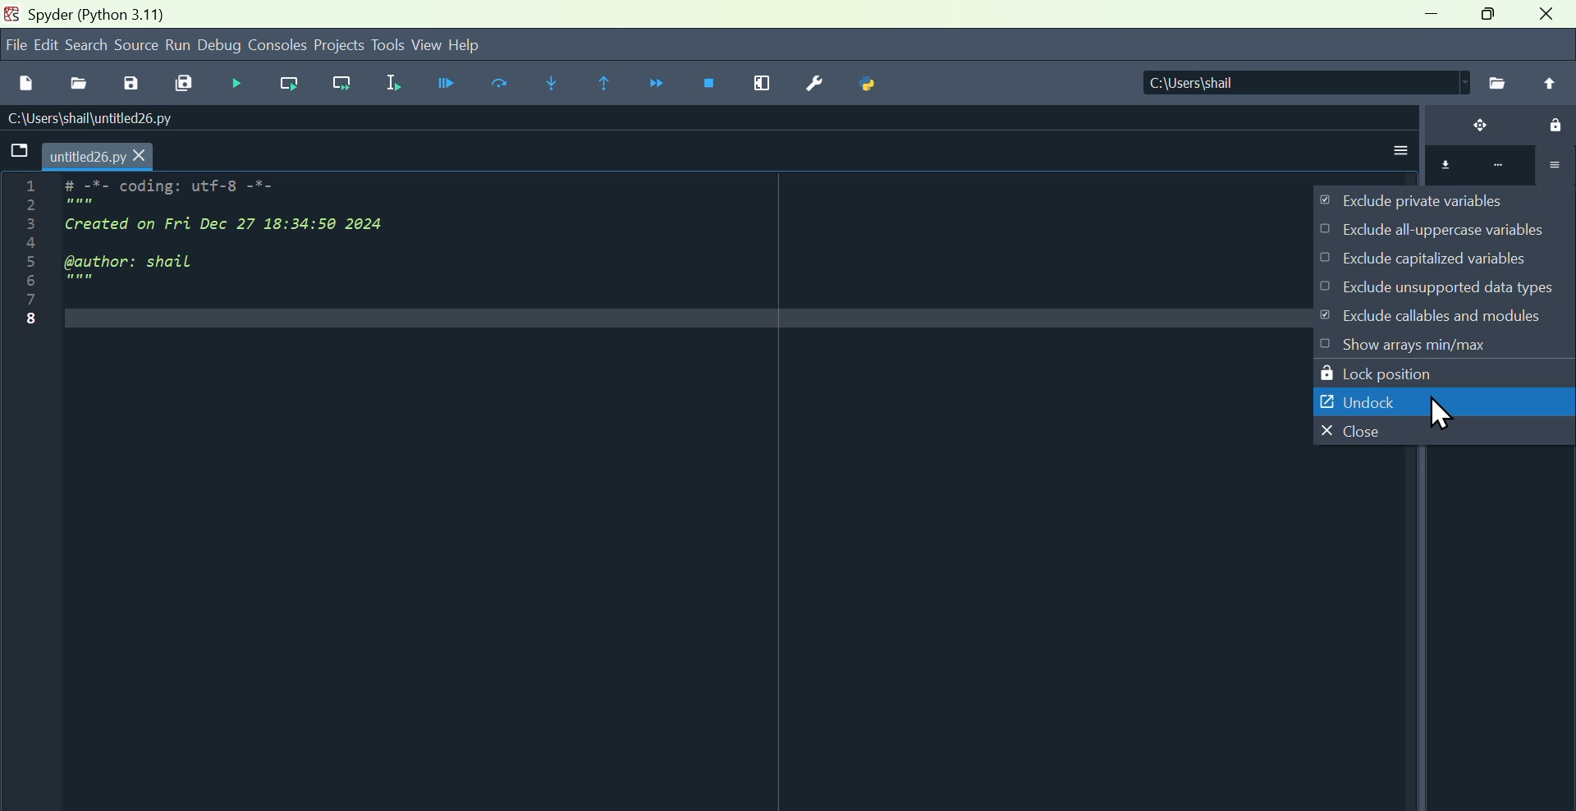 This screenshot has width=1576, height=811. I want to click on 8 Lock position, so click(1396, 371).